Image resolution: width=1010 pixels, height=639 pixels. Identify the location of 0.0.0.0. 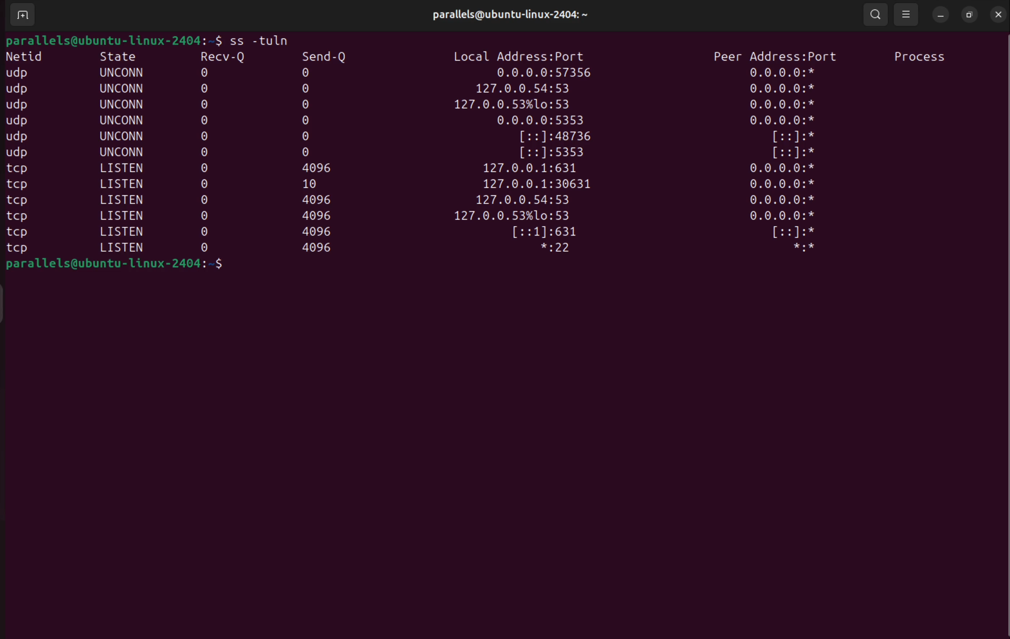
(784, 89).